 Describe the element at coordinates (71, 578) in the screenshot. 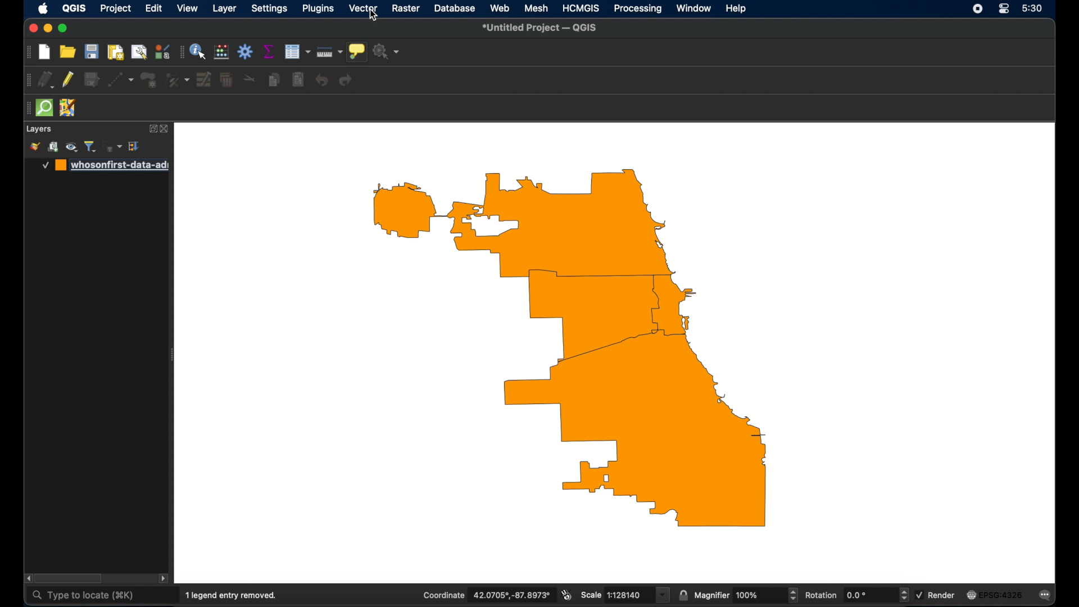

I see `scroll box` at that location.